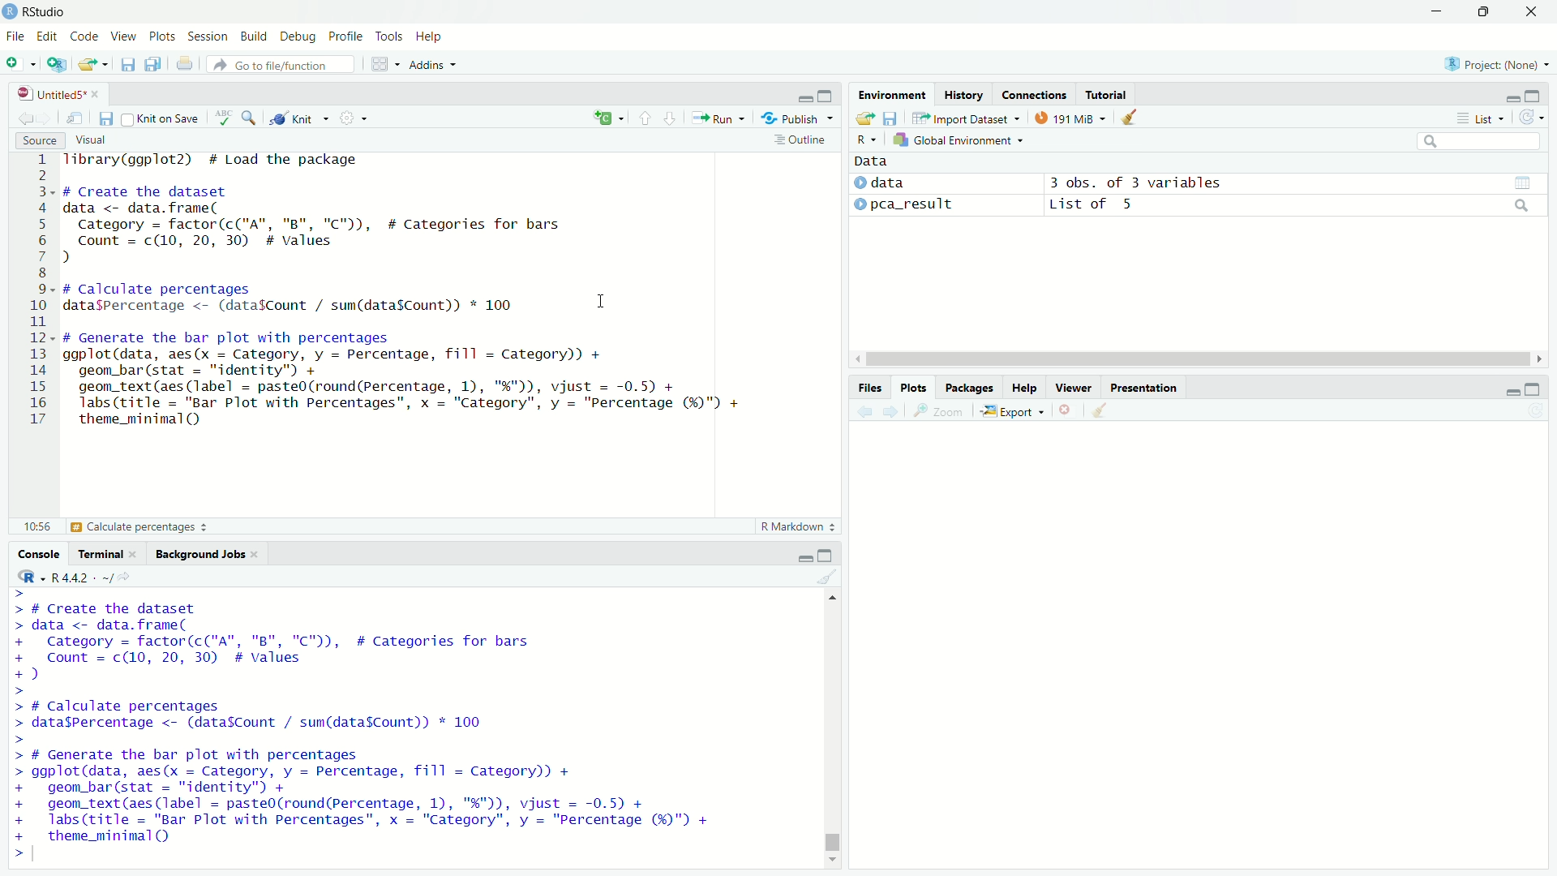  What do you see at coordinates (1533, 12) in the screenshot?
I see `close` at bounding box center [1533, 12].